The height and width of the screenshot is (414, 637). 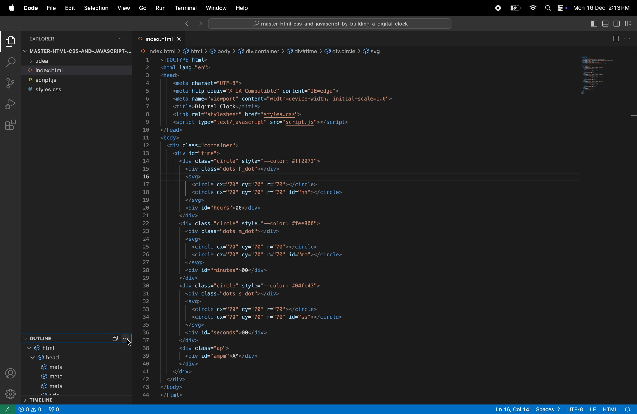 What do you see at coordinates (510, 409) in the screenshot?
I see `Ln 16, Col 14` at bounding box center [510, 409].